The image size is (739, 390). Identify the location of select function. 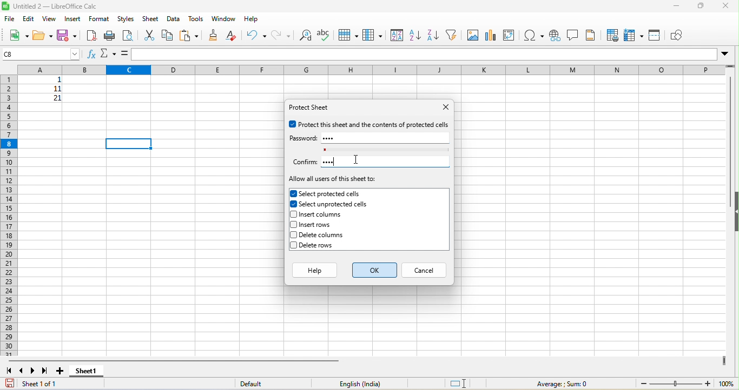
(109, 53).